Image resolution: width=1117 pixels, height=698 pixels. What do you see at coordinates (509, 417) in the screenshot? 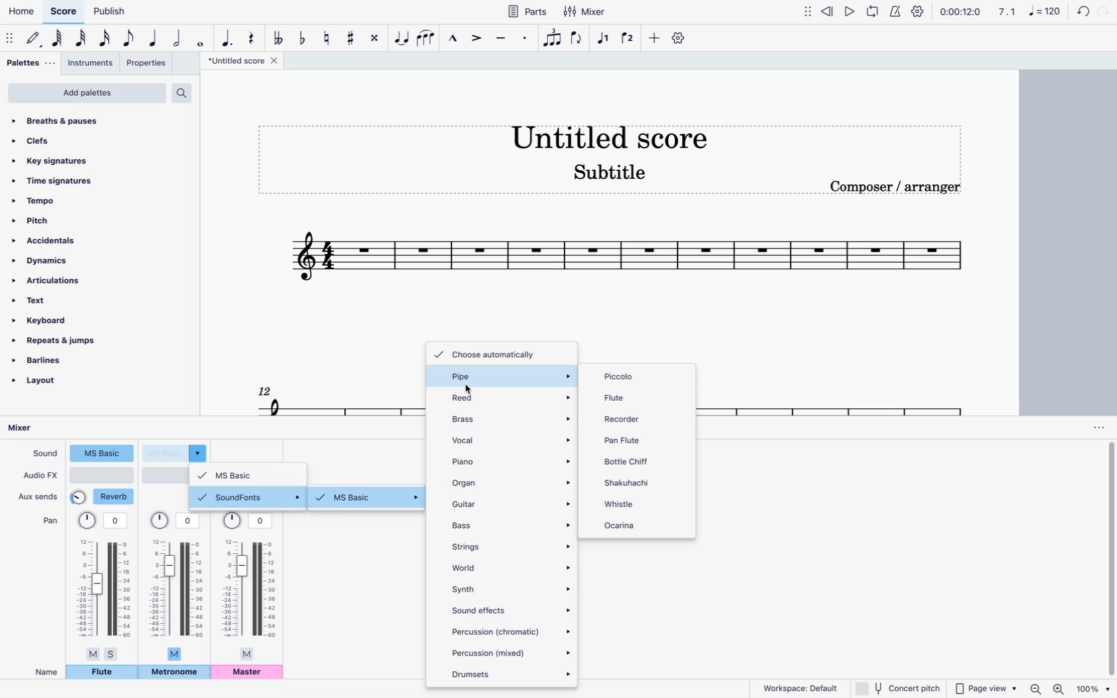
I see `brass` at bounding box center [509, 417].